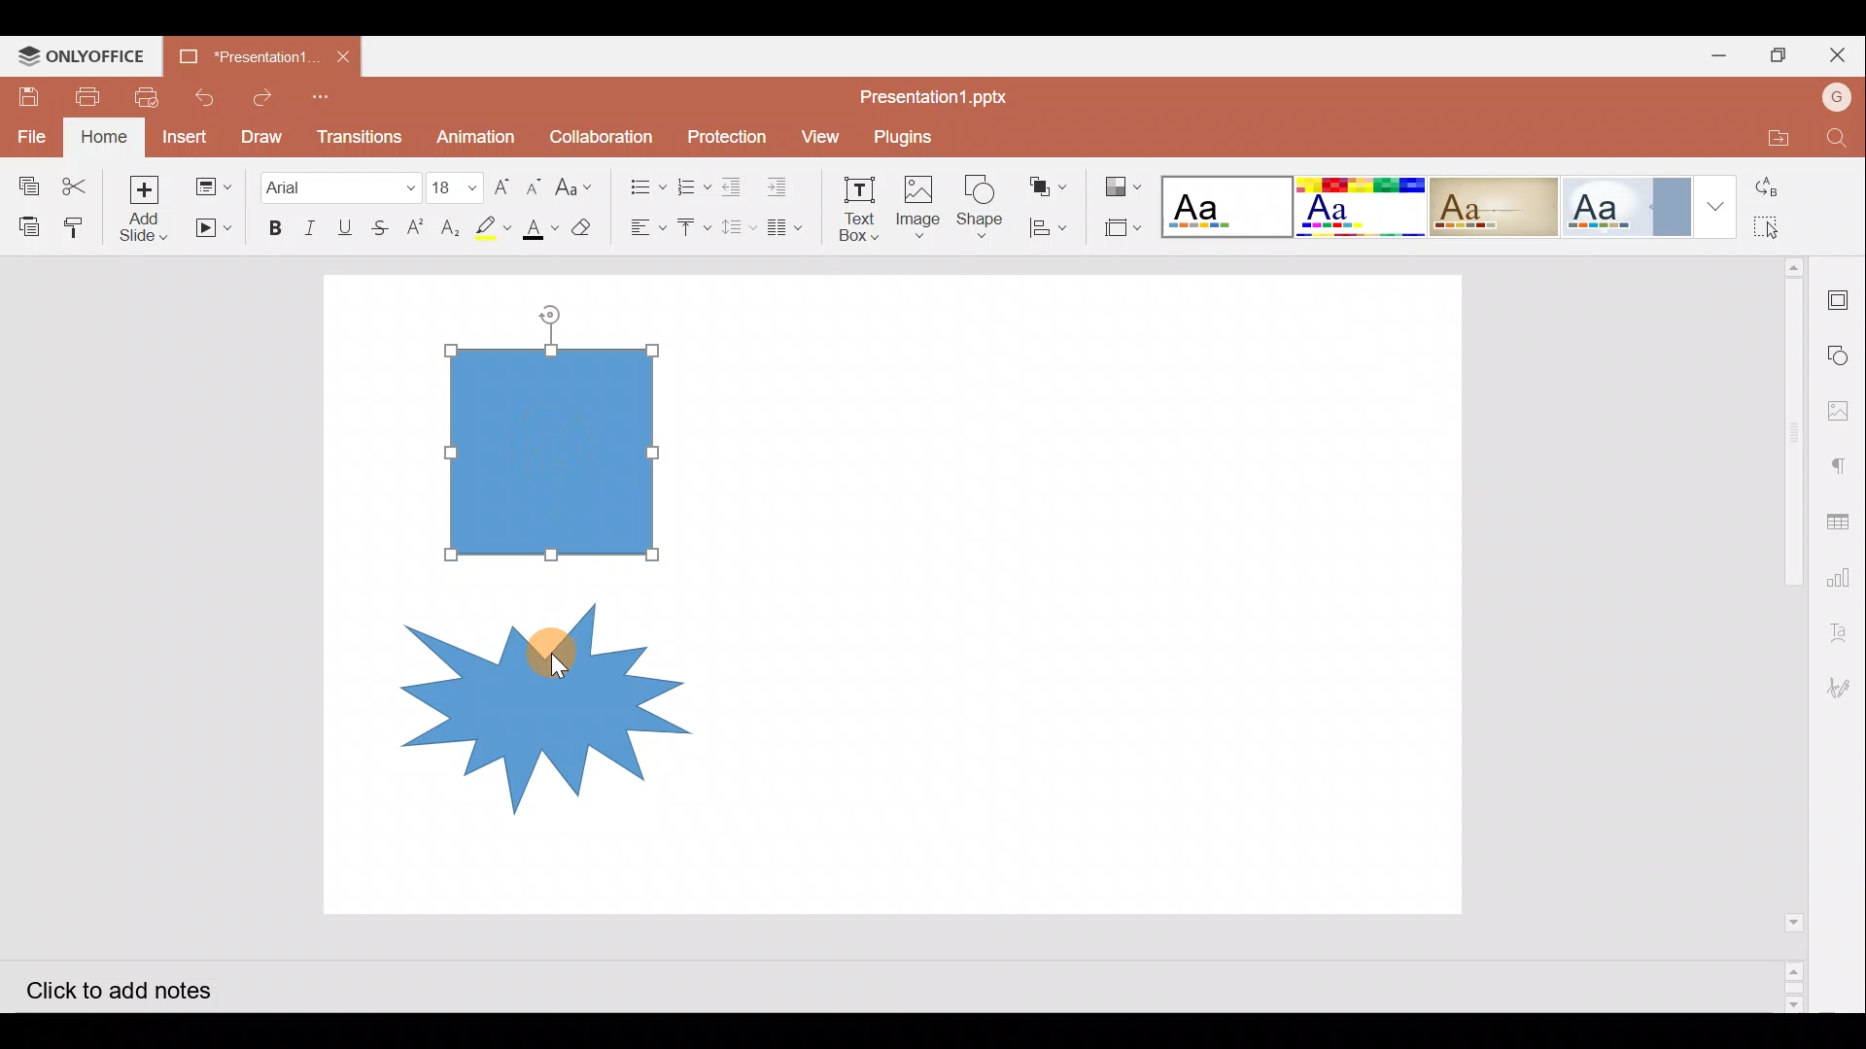 Image resolution: width=1866 pixels, height=1049 pixels. I want to click on Insert shape, so click(980, 198).